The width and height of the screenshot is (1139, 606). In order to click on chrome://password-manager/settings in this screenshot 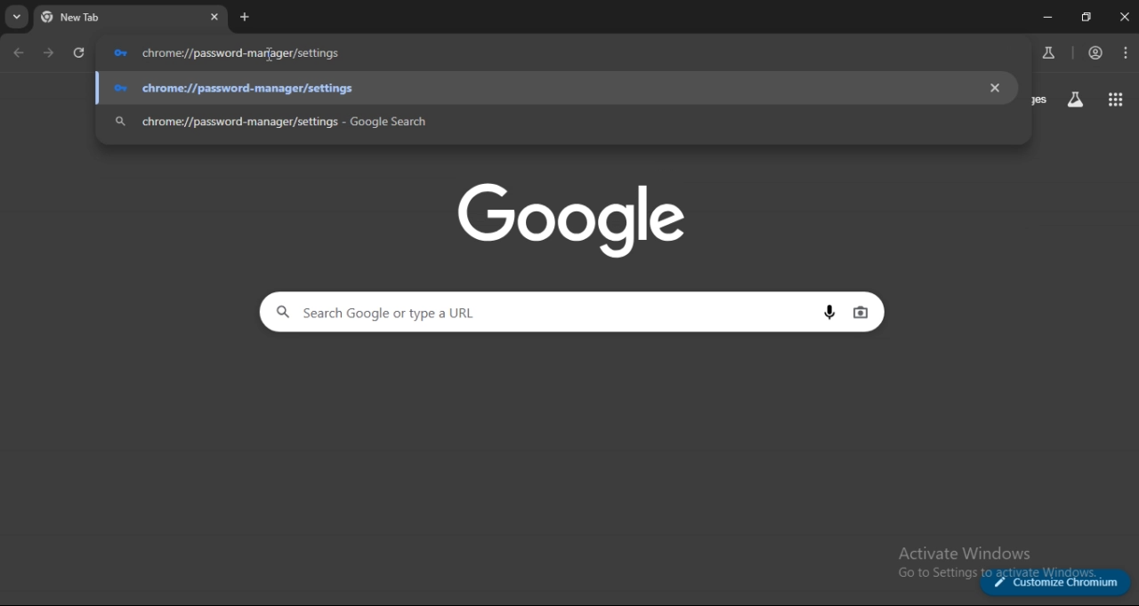, I will do `click(563, 52)`.